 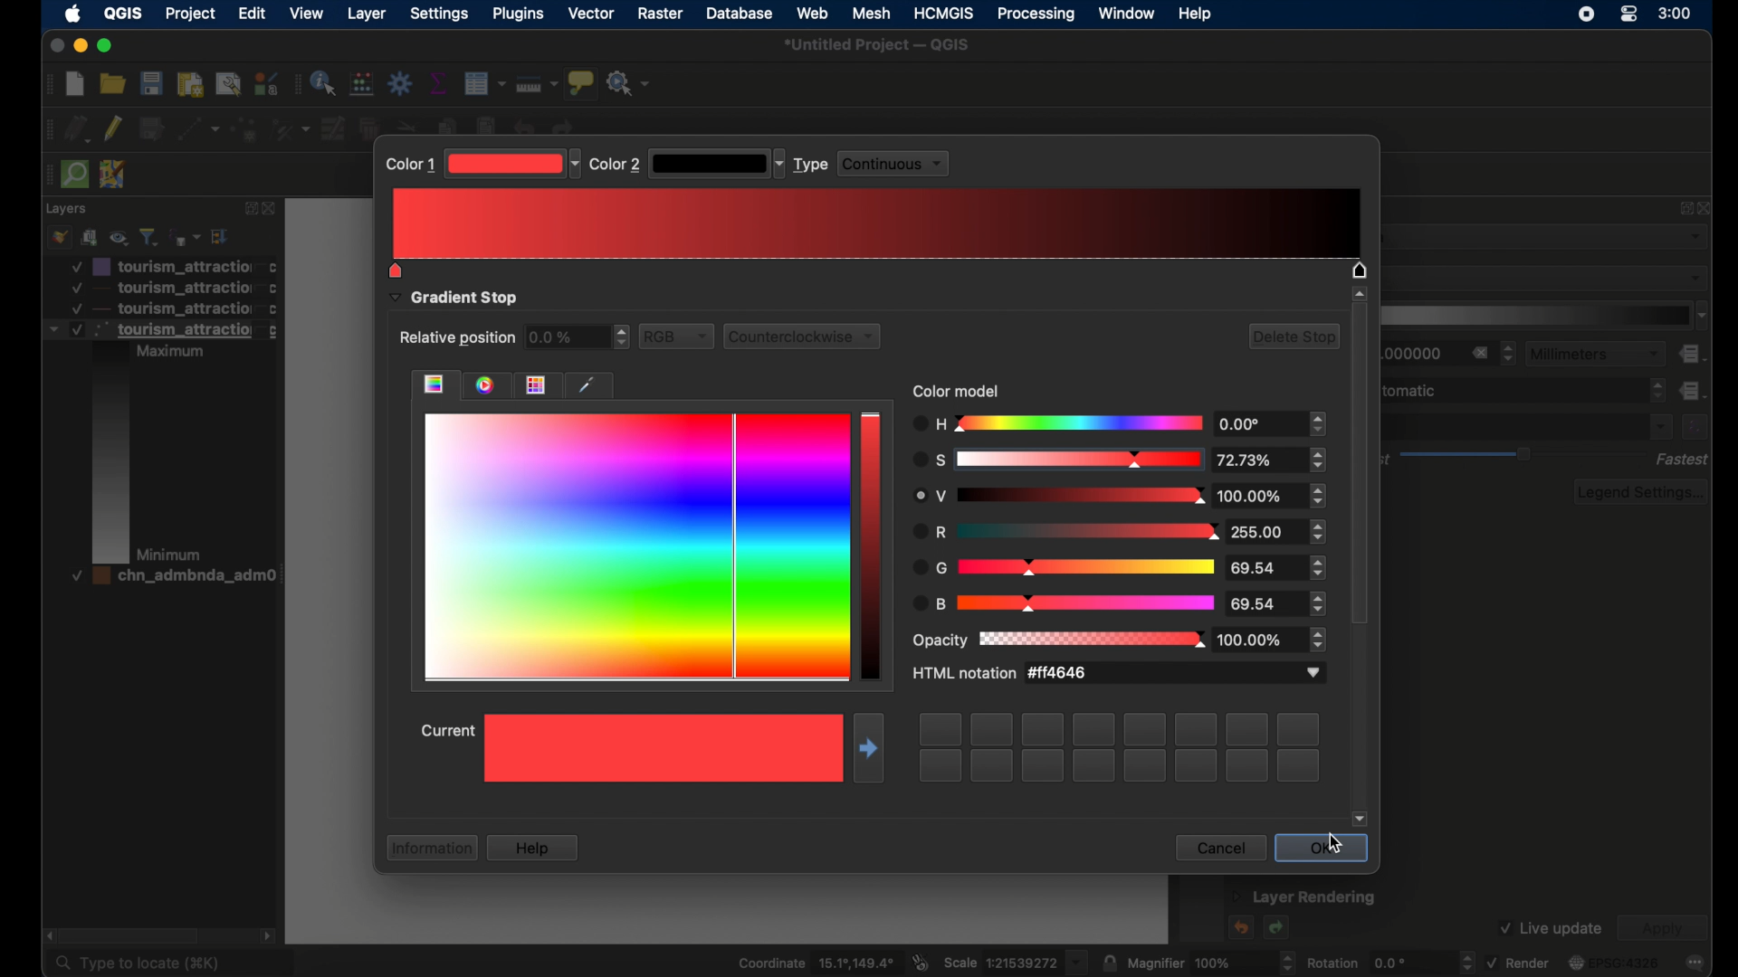 I want to click on color gradient, so click(x=434, y=384).